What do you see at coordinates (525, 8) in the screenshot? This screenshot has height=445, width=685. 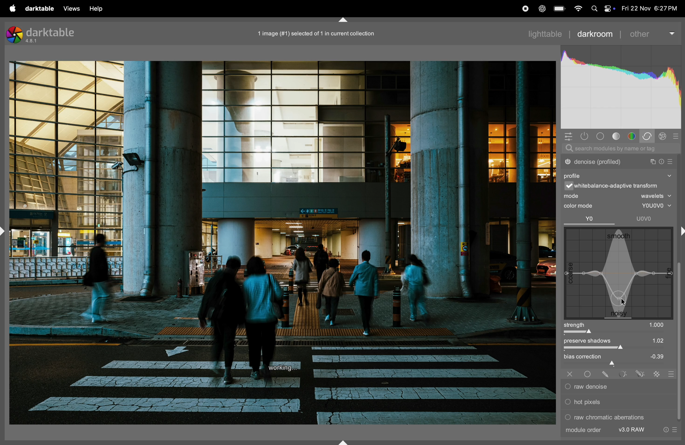 I see `record` at bounding box center [525, 8].